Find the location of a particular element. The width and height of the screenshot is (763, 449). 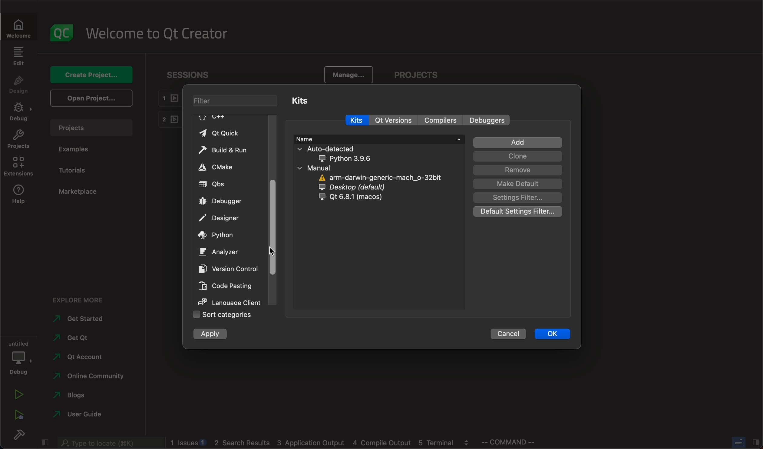

welcome is located at coordinates (18, 27).